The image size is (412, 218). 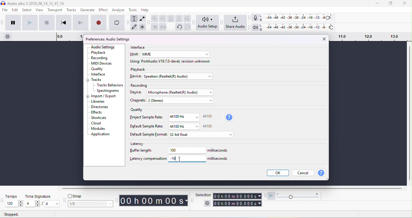 I want to click on preferences audio settings, so click(x=107, y=39).